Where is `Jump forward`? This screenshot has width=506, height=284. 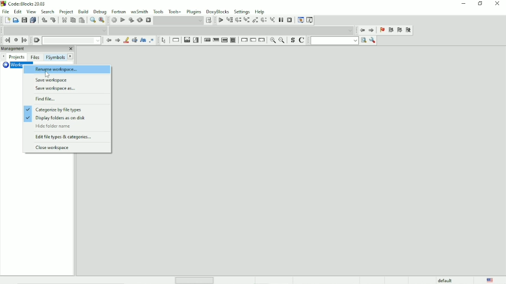 Jump forward is located at coordinates (372, 31).